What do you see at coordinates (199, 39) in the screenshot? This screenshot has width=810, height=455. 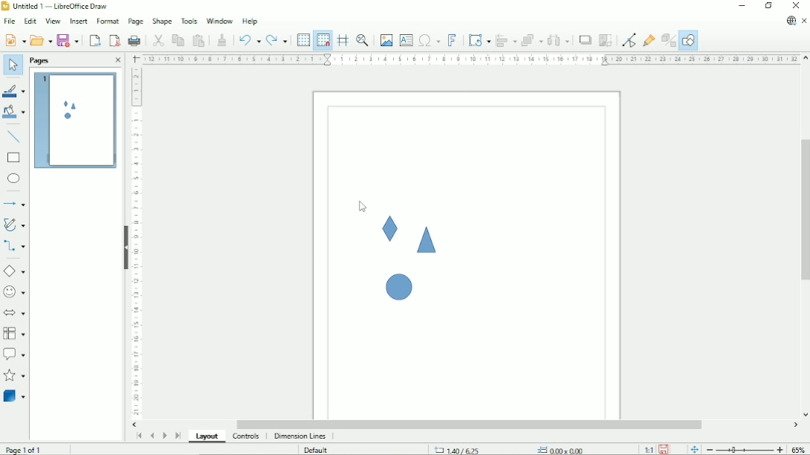 I see `Paste` at bounding box center [199, 39].